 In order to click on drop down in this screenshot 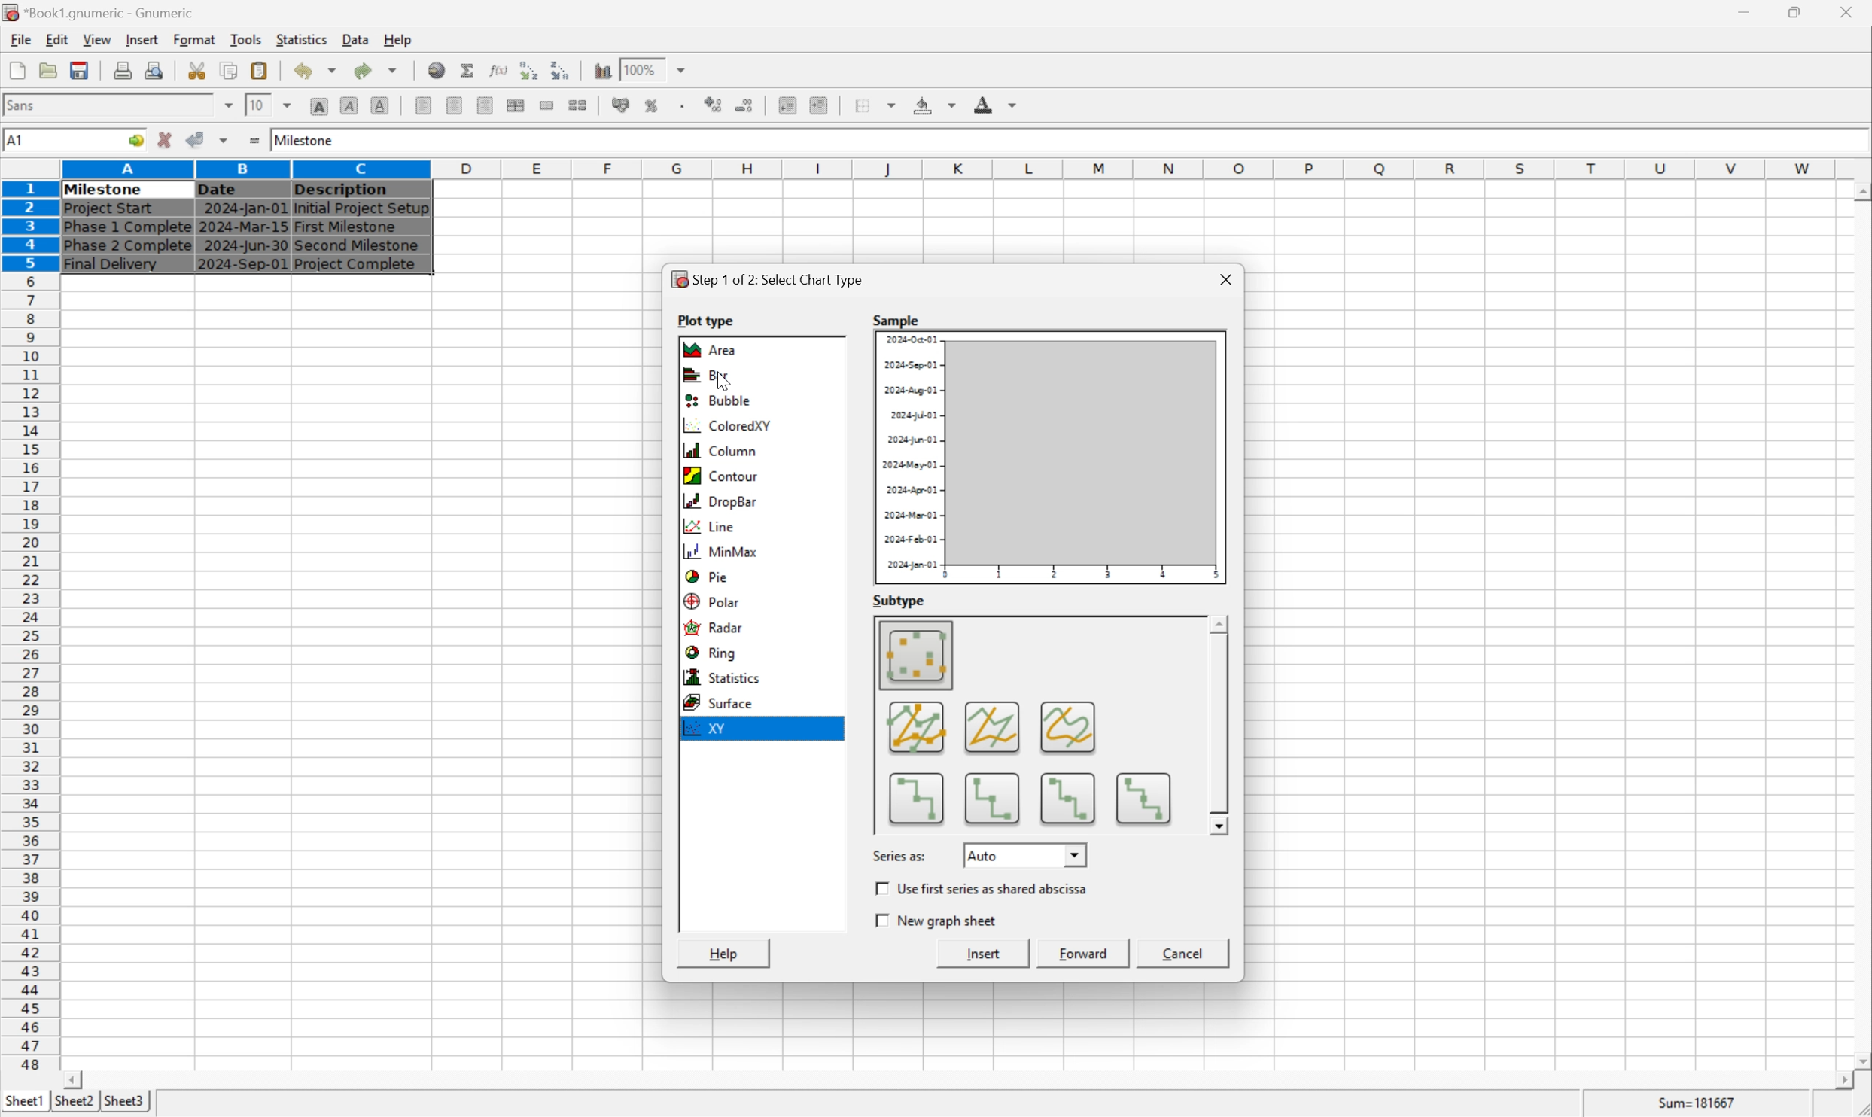, I will do `click(289, 104)`.